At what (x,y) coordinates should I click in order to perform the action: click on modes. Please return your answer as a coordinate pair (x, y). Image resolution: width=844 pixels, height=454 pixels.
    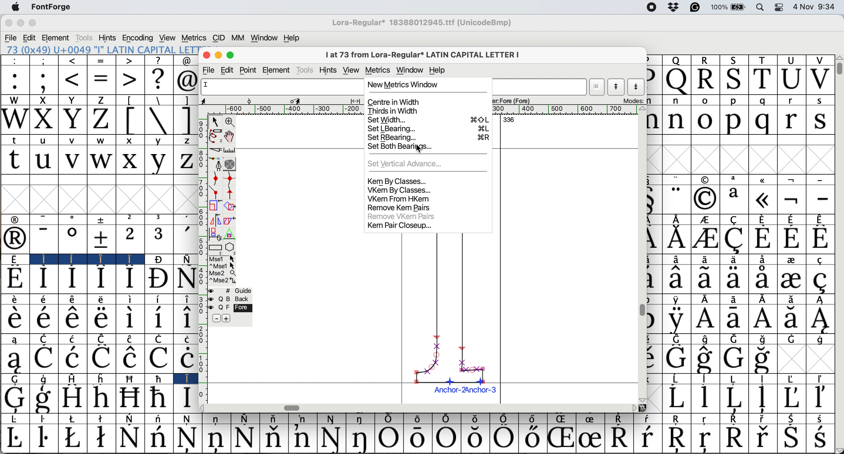
    Looking at the image, I should click on (634, 101).